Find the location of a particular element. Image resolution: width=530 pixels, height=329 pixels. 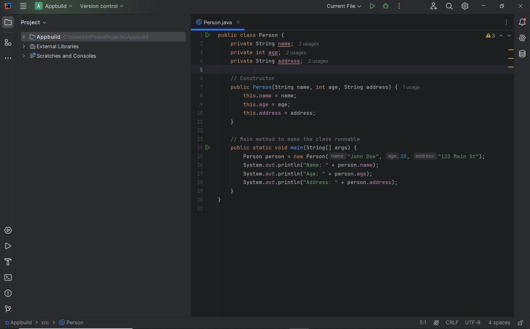

restore down is located at coordinates (502, 6).